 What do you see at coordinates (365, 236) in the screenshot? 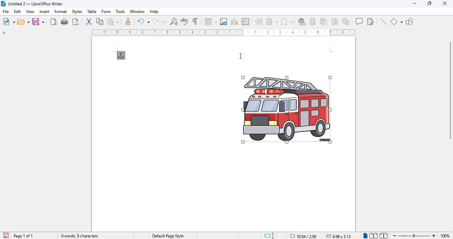
I see `single-page view` at bounding box center [365, 236].